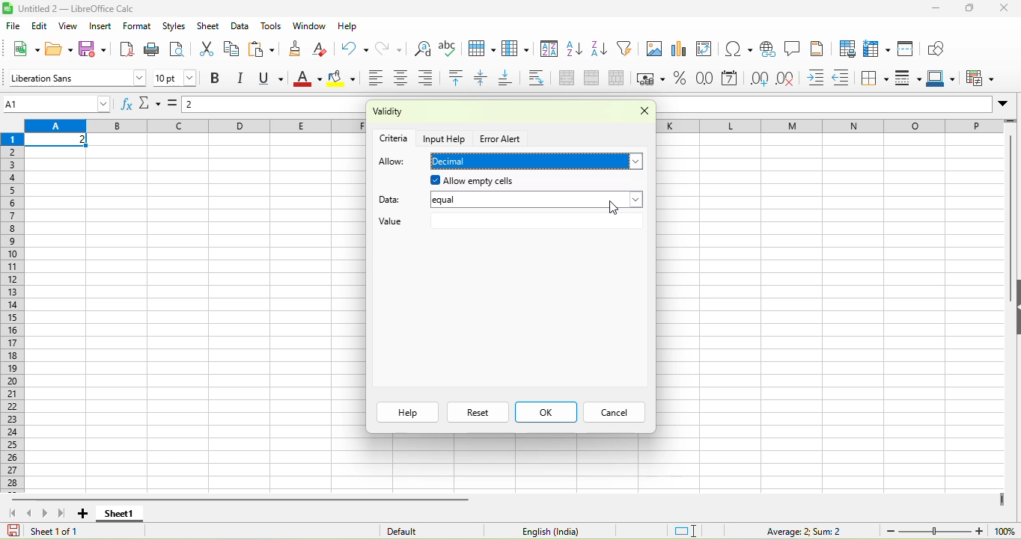 The image size is (1021, 540). I want to click on styles, so click(173, 25).